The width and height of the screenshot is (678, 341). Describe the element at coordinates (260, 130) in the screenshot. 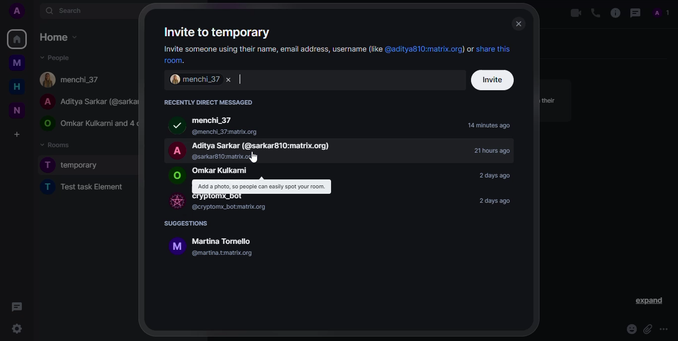

I see `@menchi_37:matrix.org` at that location.